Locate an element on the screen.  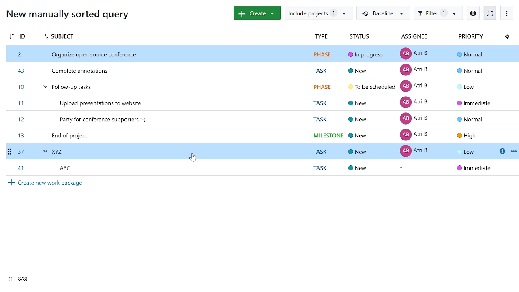
more options is located at coordinates (507, 13).